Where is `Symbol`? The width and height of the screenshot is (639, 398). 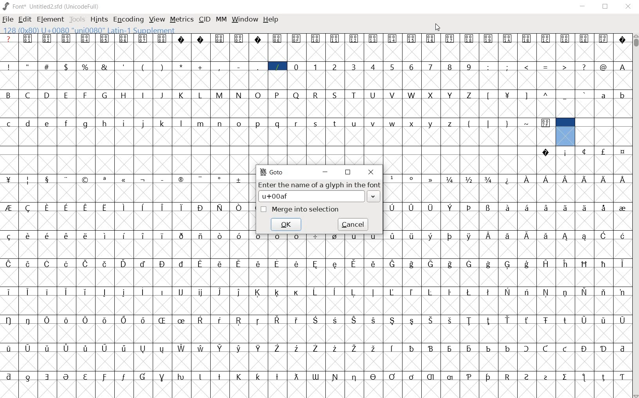
Symbol is located at coordinates (621, 38).